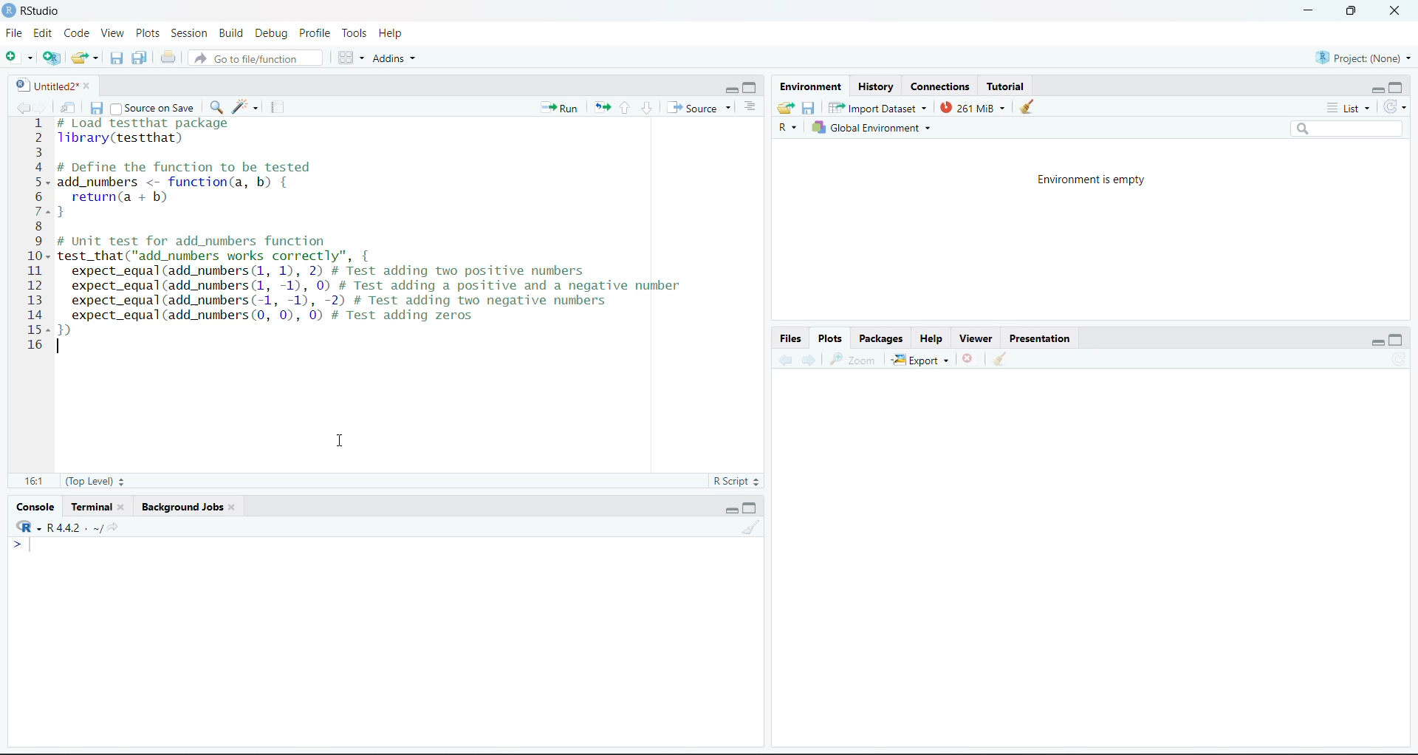 The image size is (1418, 755). I want to click on compile report, so click(278, 106).